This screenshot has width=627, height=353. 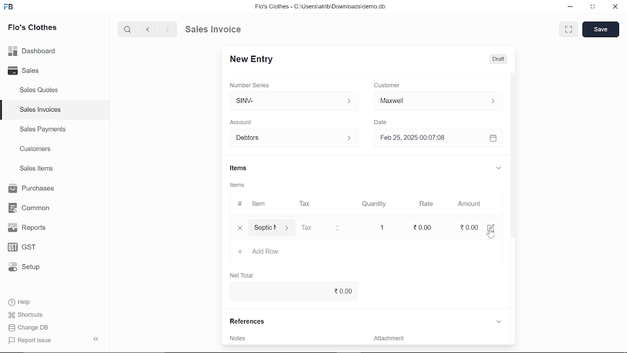 I want to click on Draft, so click(x=500, y=58).